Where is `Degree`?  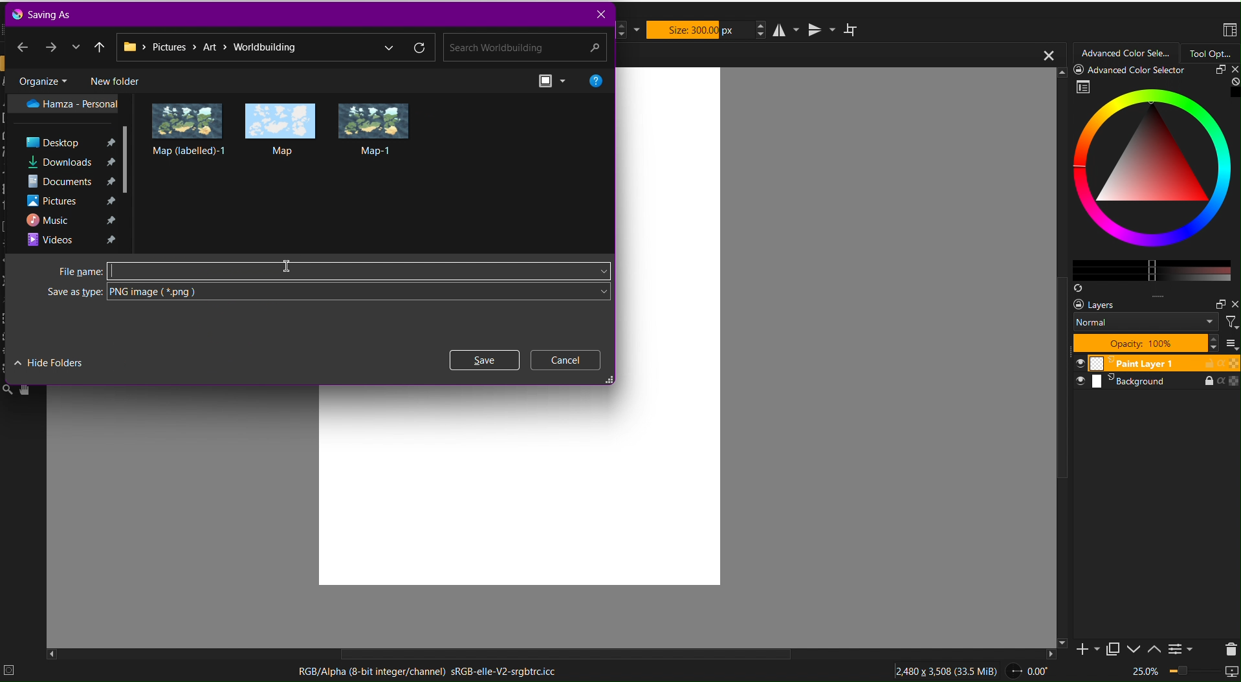
Degree is located at coordinates (1032, 669).